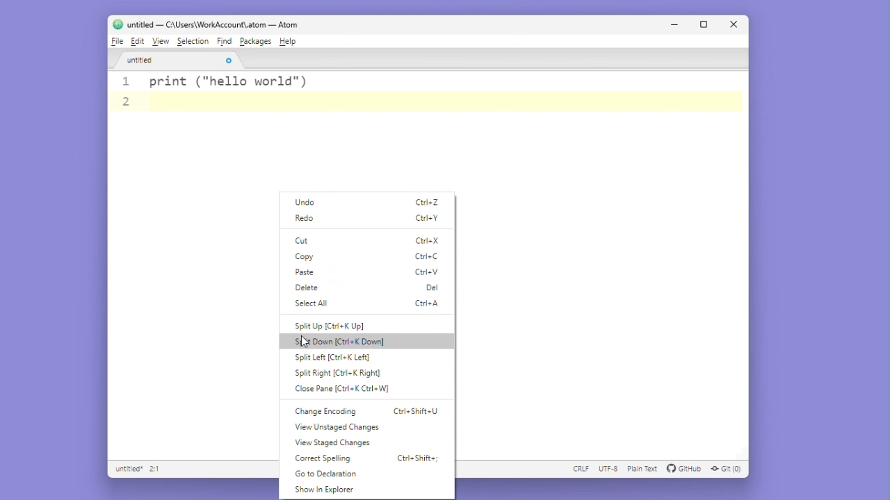  I want to click on 2:1, so click(156, 469).